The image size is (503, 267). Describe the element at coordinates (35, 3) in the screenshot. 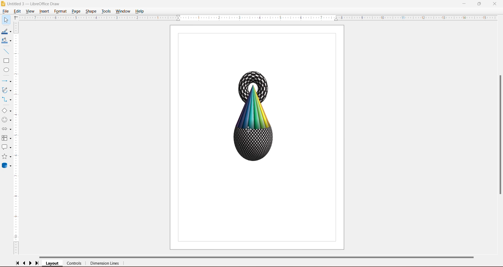

I see `Diagram Title - Application Name` at that location.